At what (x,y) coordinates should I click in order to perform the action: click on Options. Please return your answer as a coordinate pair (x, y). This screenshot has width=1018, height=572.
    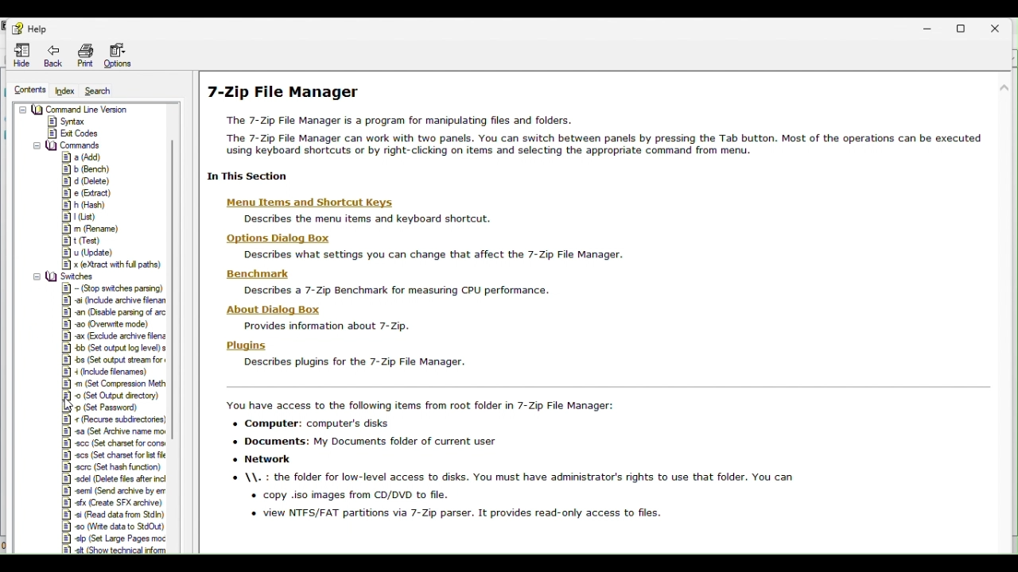
    Looking at the image, I should click on (120, 56).